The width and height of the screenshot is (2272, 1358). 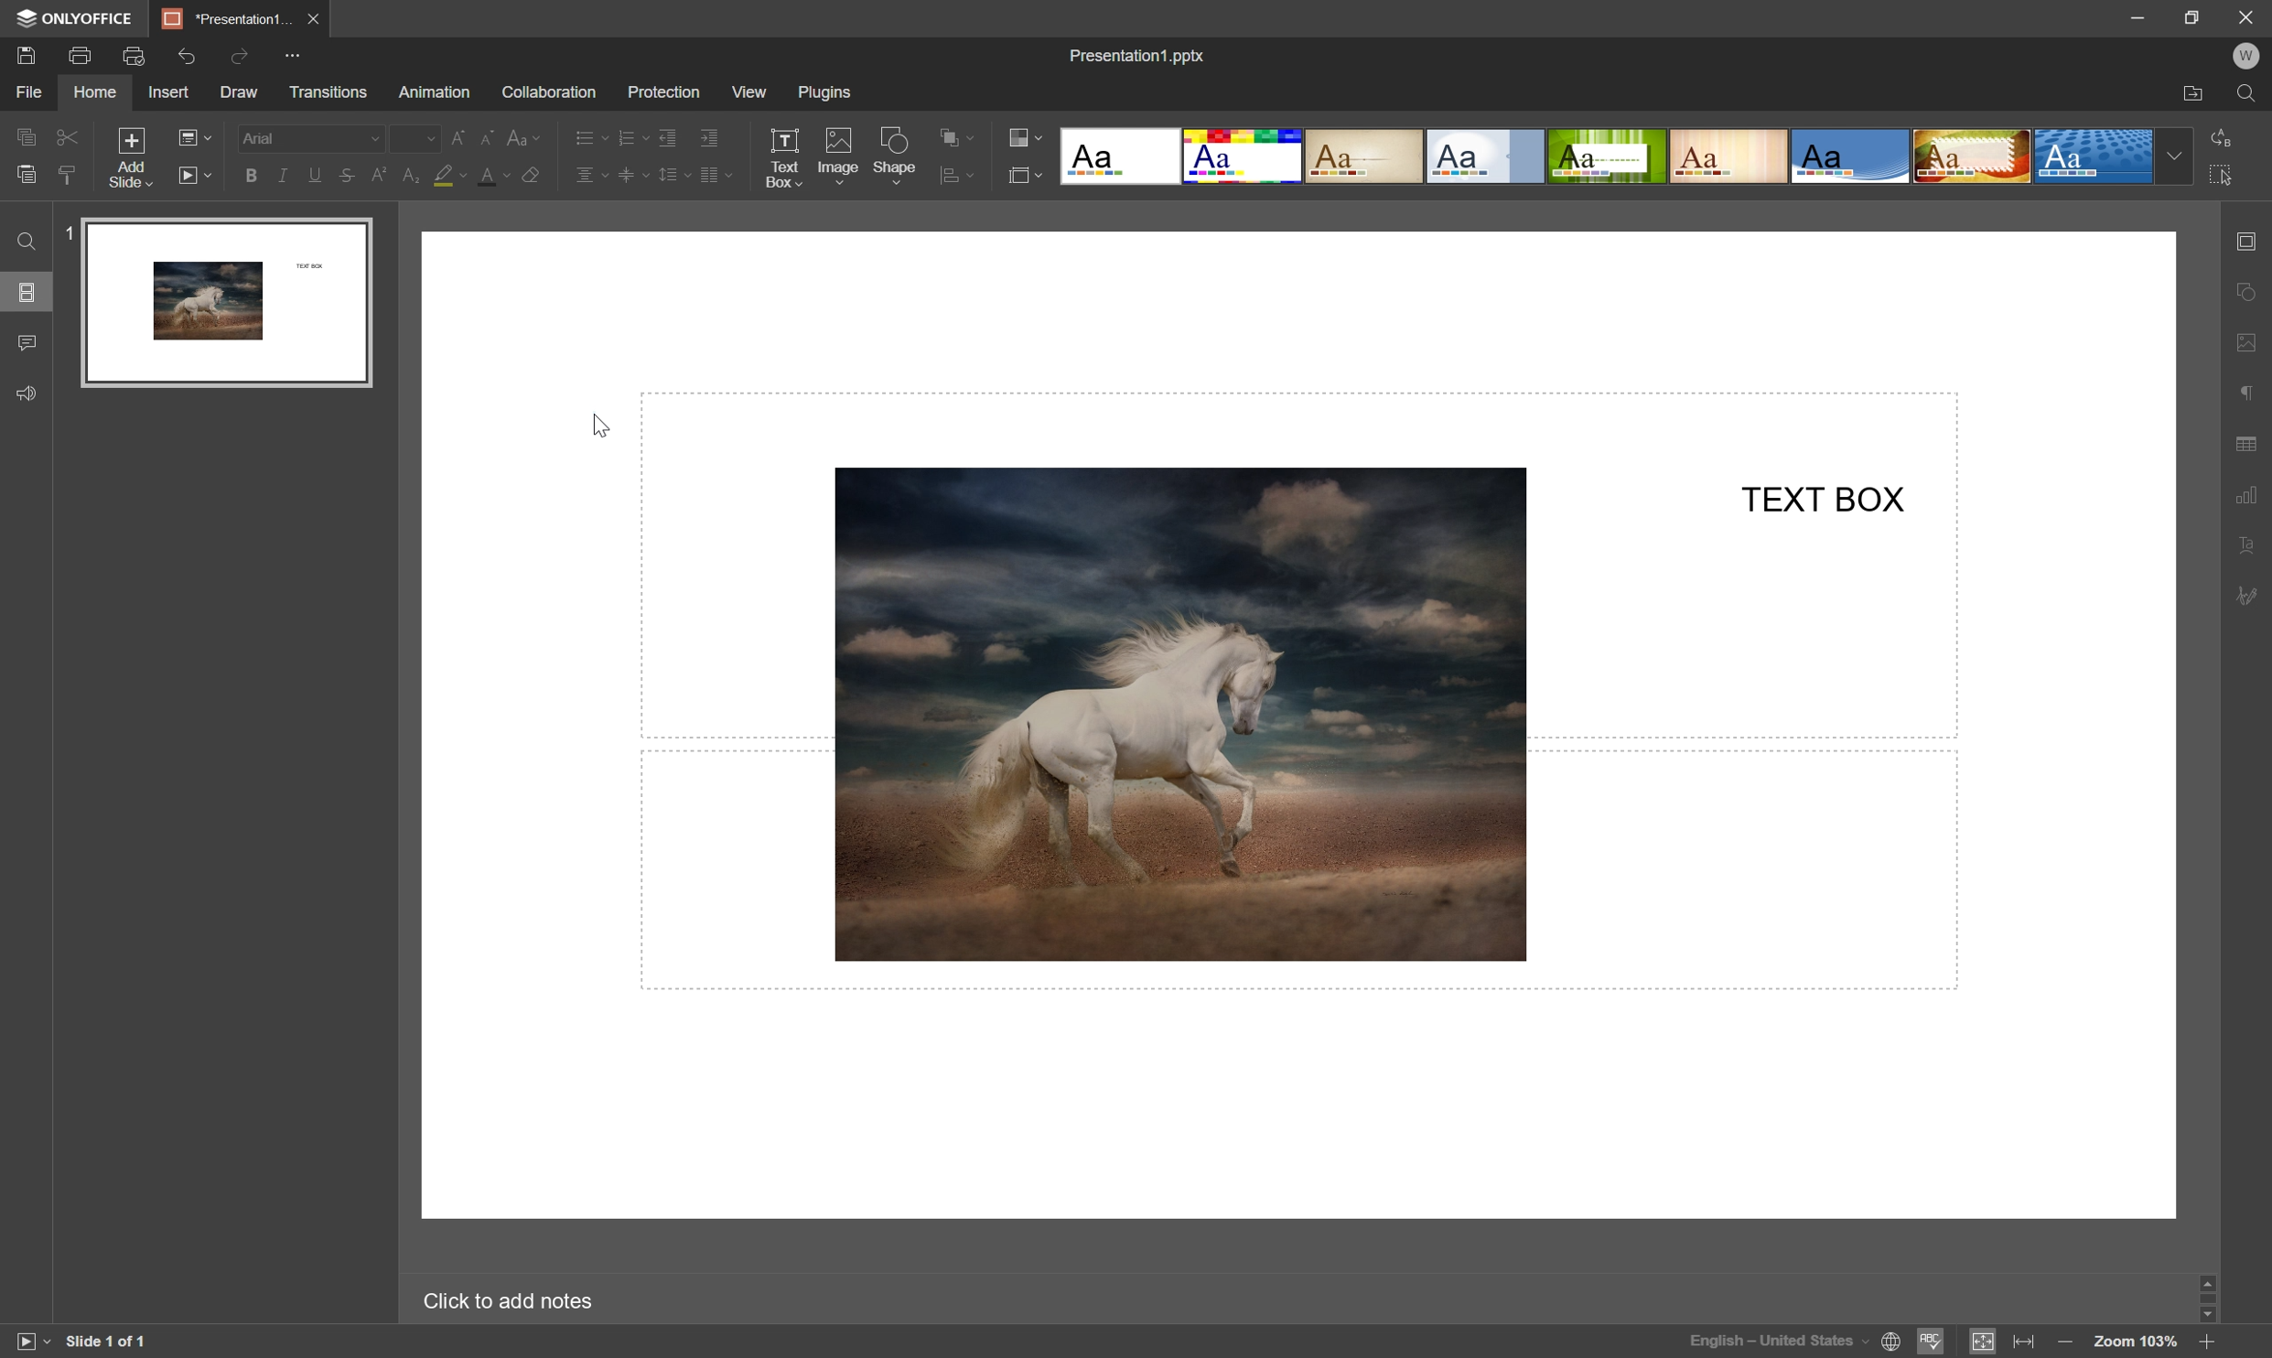 What do you see at coordinates (314, 178) in the screenshot?
I see `underline` at bounding box center [314, 178].